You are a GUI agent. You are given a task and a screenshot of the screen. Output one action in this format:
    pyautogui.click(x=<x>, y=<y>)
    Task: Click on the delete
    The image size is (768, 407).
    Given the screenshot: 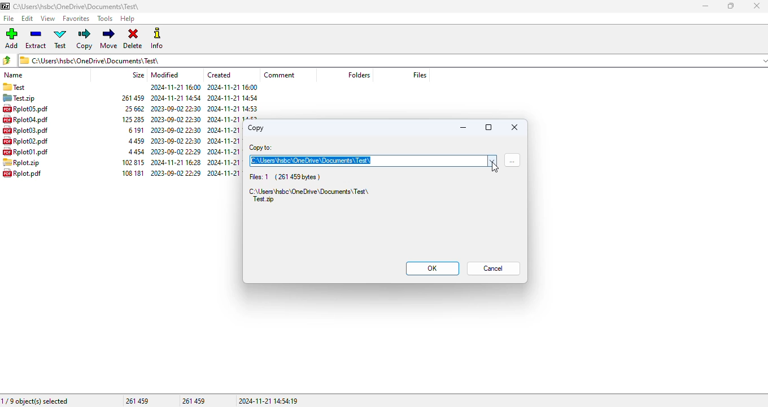 What is the action you would take?
    pyautogui.click(x=133, y=39)
    